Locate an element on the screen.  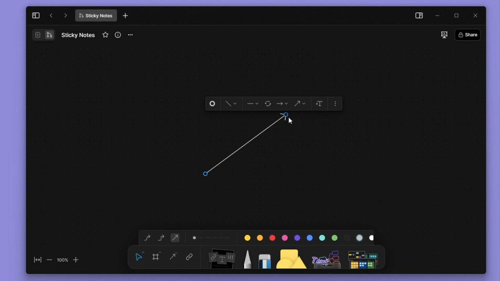
collapse sidebar is located at coordinates (36, 15).